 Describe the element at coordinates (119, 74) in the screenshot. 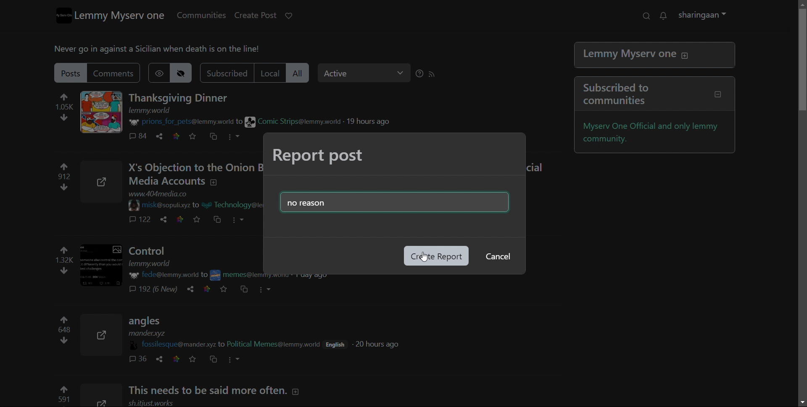

I see `comments` at that location.